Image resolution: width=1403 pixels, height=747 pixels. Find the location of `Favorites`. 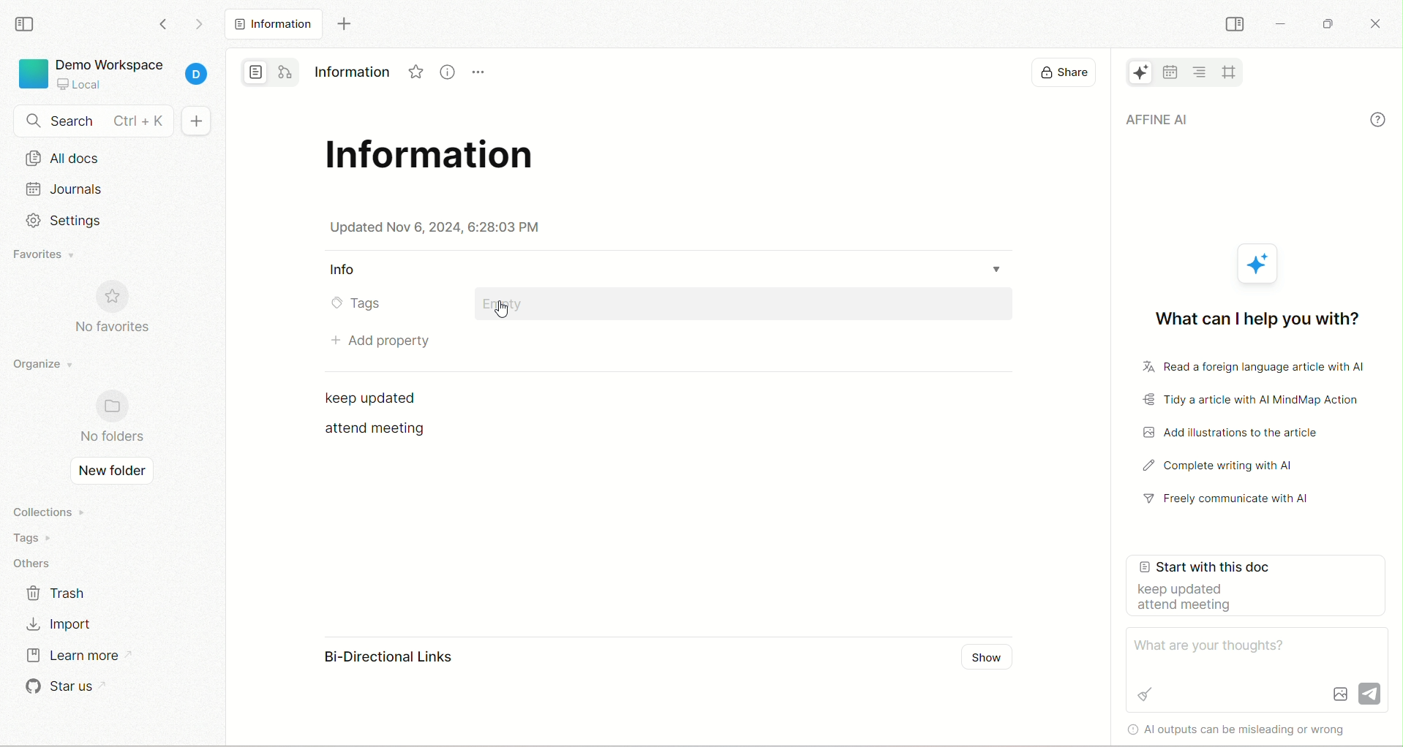

Favorites is located at coordinates (412, 75).